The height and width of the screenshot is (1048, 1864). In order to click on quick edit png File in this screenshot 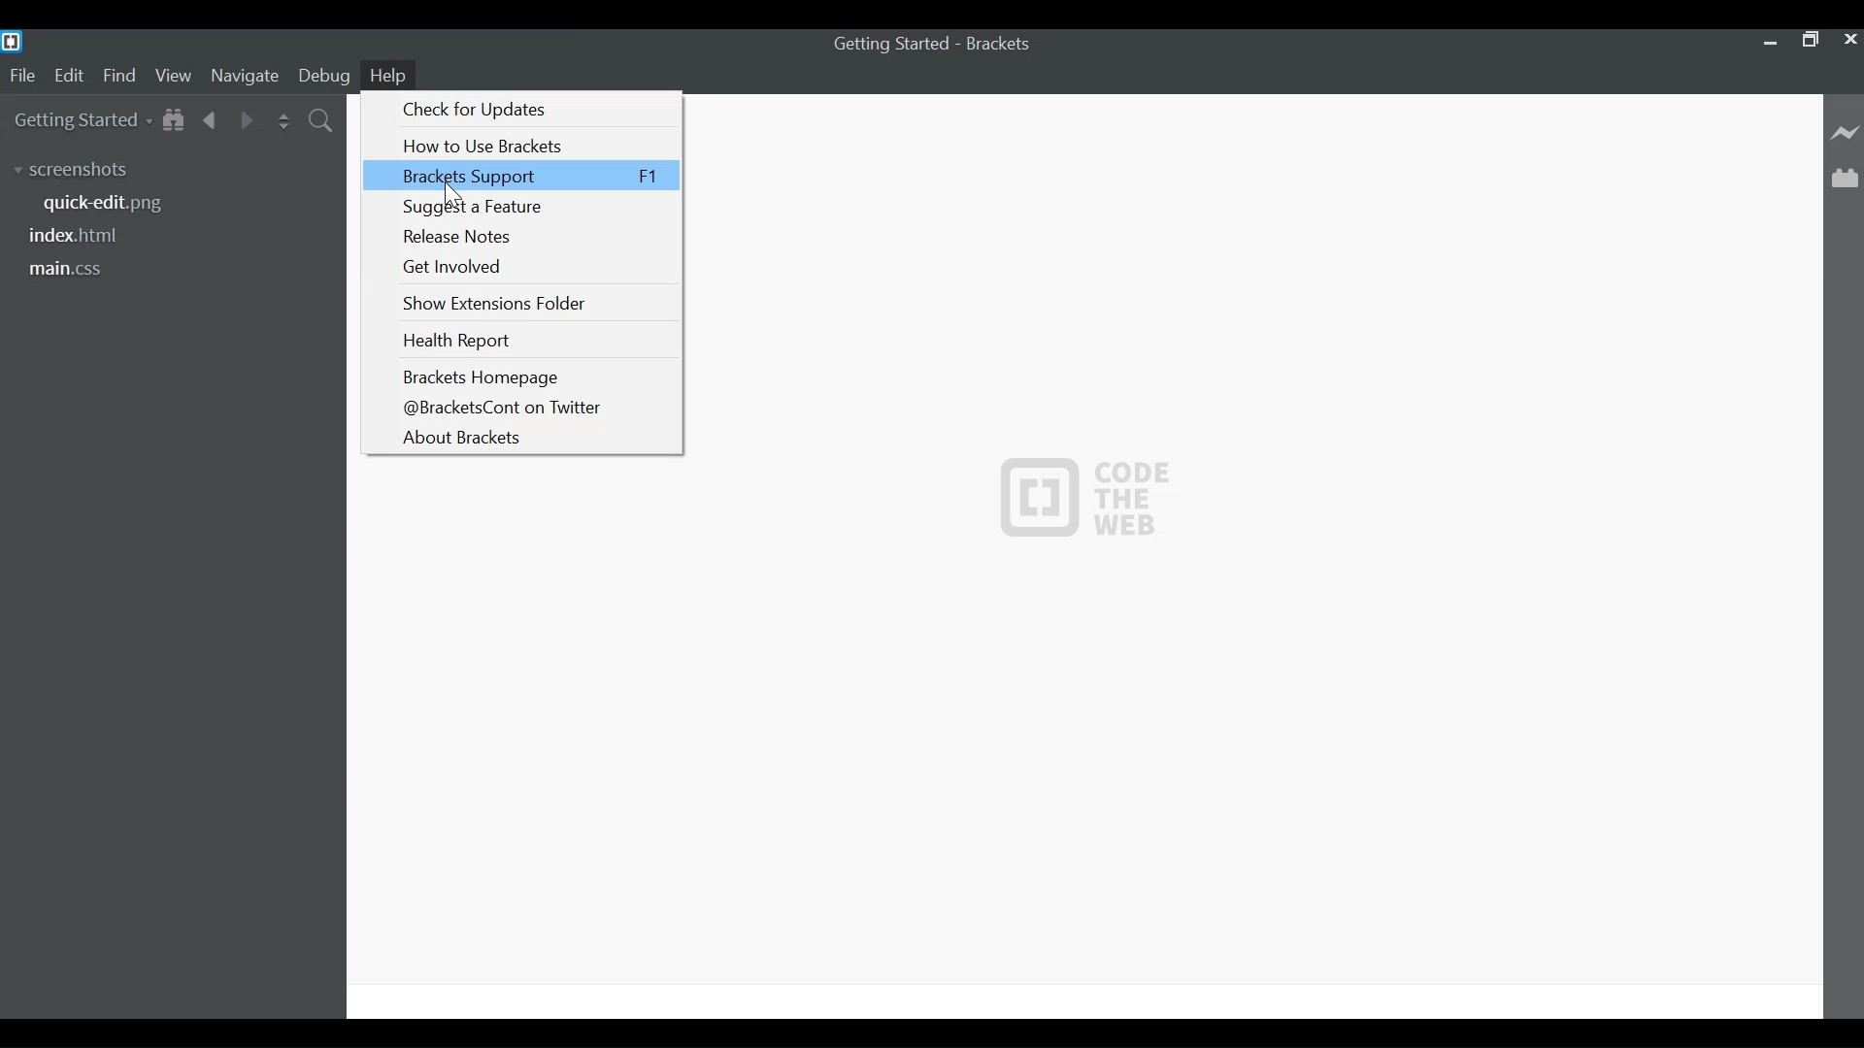, I will do `click(110, 205)`.